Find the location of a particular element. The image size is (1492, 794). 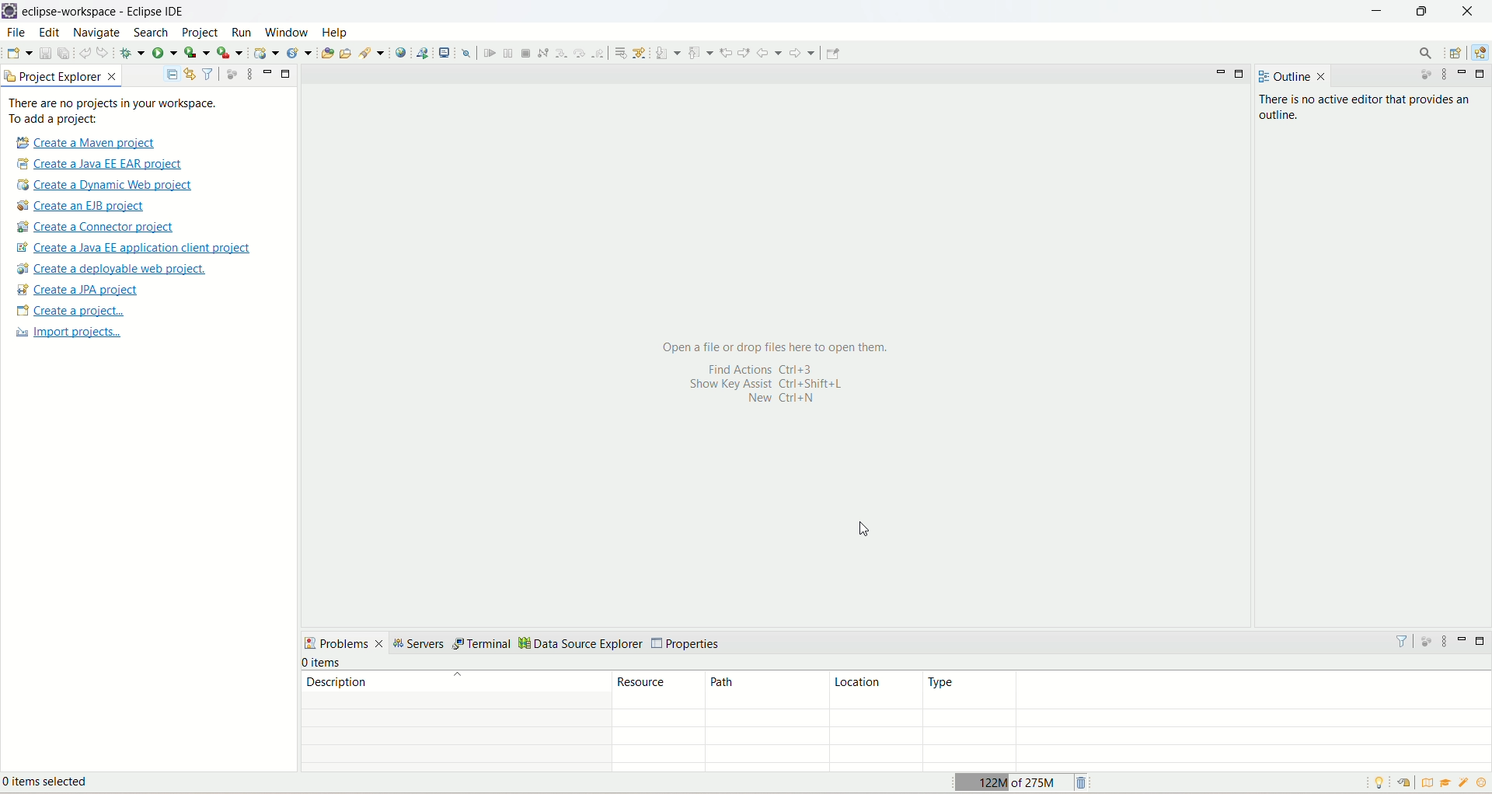

maximize is located at coordinates (1481, 74).